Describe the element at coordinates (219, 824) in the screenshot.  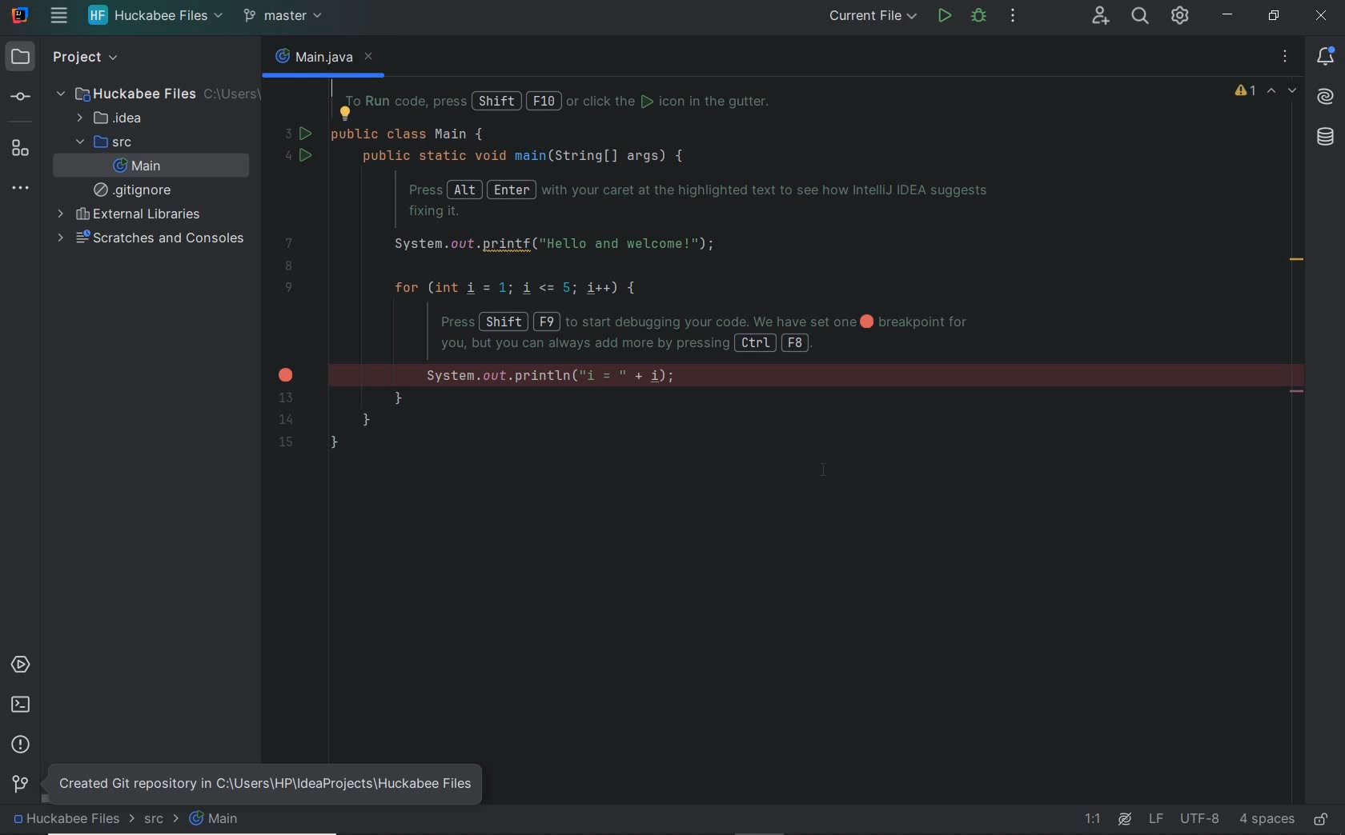
I see `main` at that location.